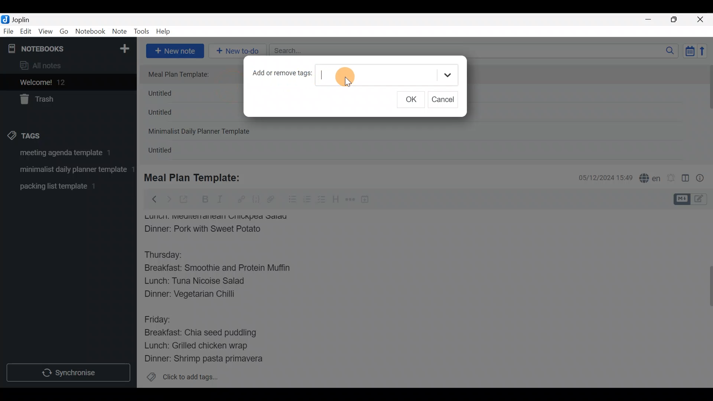 Image resolution: width=713 pixels, height=401 pixels. I want to click on Scroll bar, so click(705, 299).